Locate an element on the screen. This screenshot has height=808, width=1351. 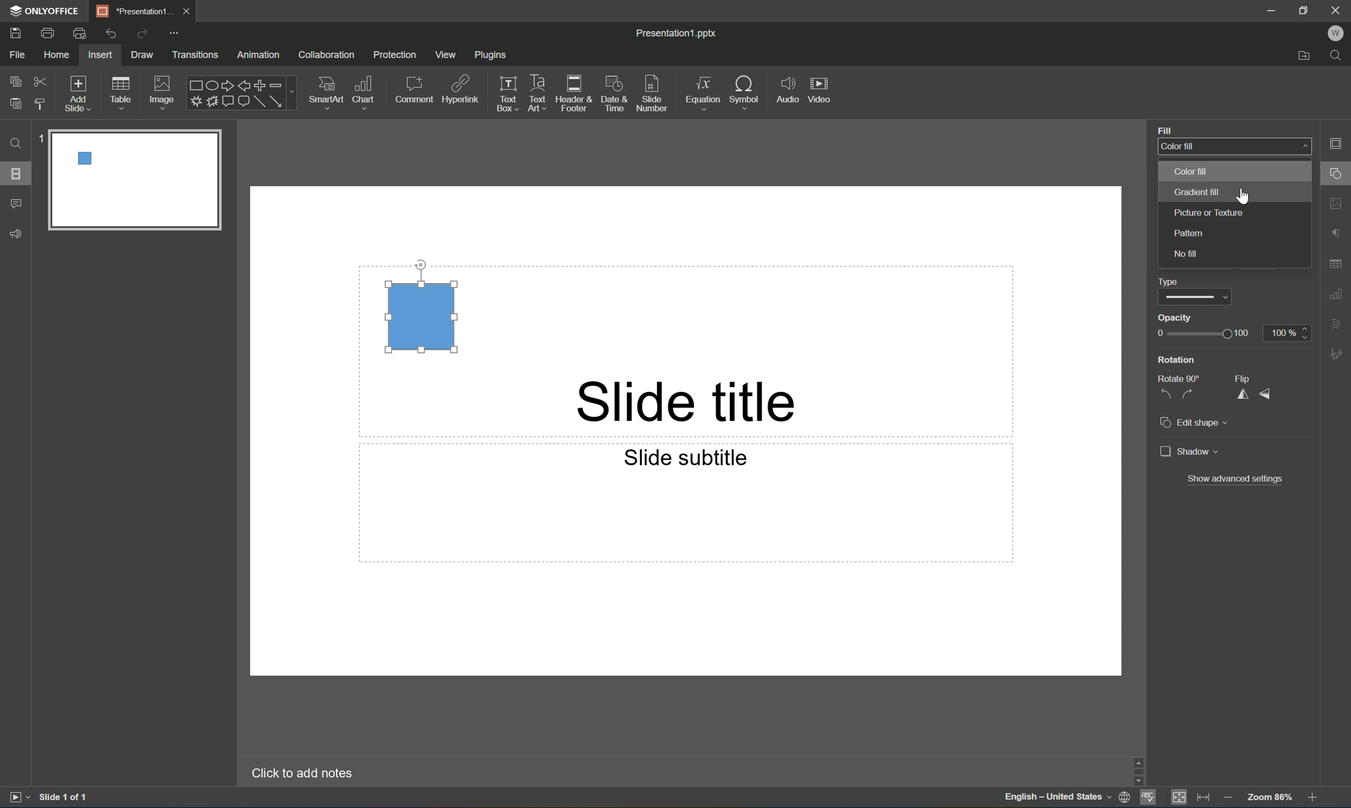
Slide subtitle is located at coordinates (686, 458).